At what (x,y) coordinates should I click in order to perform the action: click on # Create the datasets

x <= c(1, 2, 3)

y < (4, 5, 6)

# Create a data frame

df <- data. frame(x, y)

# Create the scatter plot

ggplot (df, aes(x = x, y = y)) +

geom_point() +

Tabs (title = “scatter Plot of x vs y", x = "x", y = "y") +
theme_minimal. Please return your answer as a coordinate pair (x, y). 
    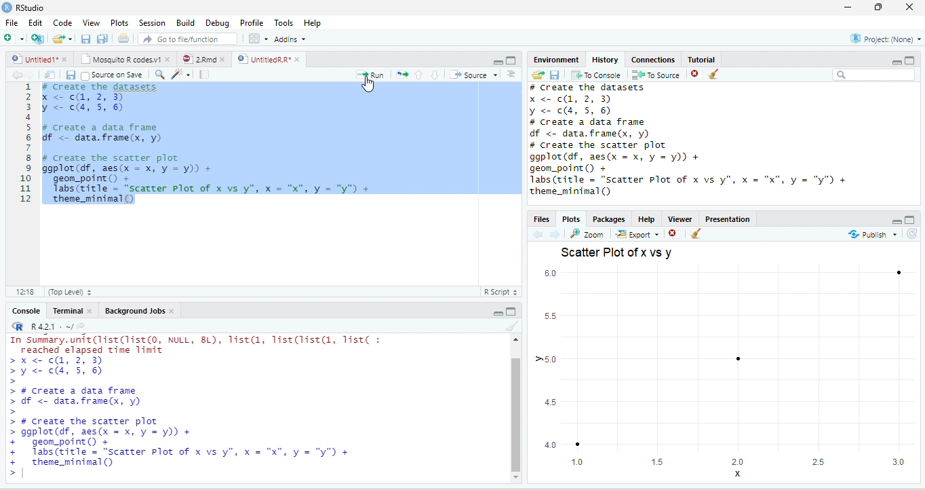
    Looking at the image, I should click on (689, 140).